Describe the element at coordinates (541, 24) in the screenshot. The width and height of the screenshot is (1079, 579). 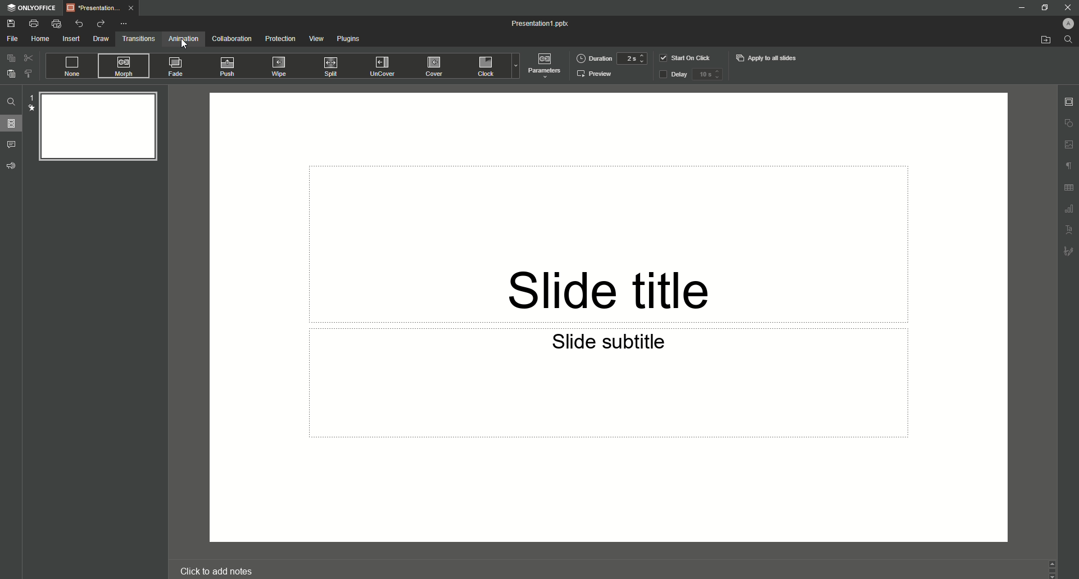
I see `Presentation 1` at that location.